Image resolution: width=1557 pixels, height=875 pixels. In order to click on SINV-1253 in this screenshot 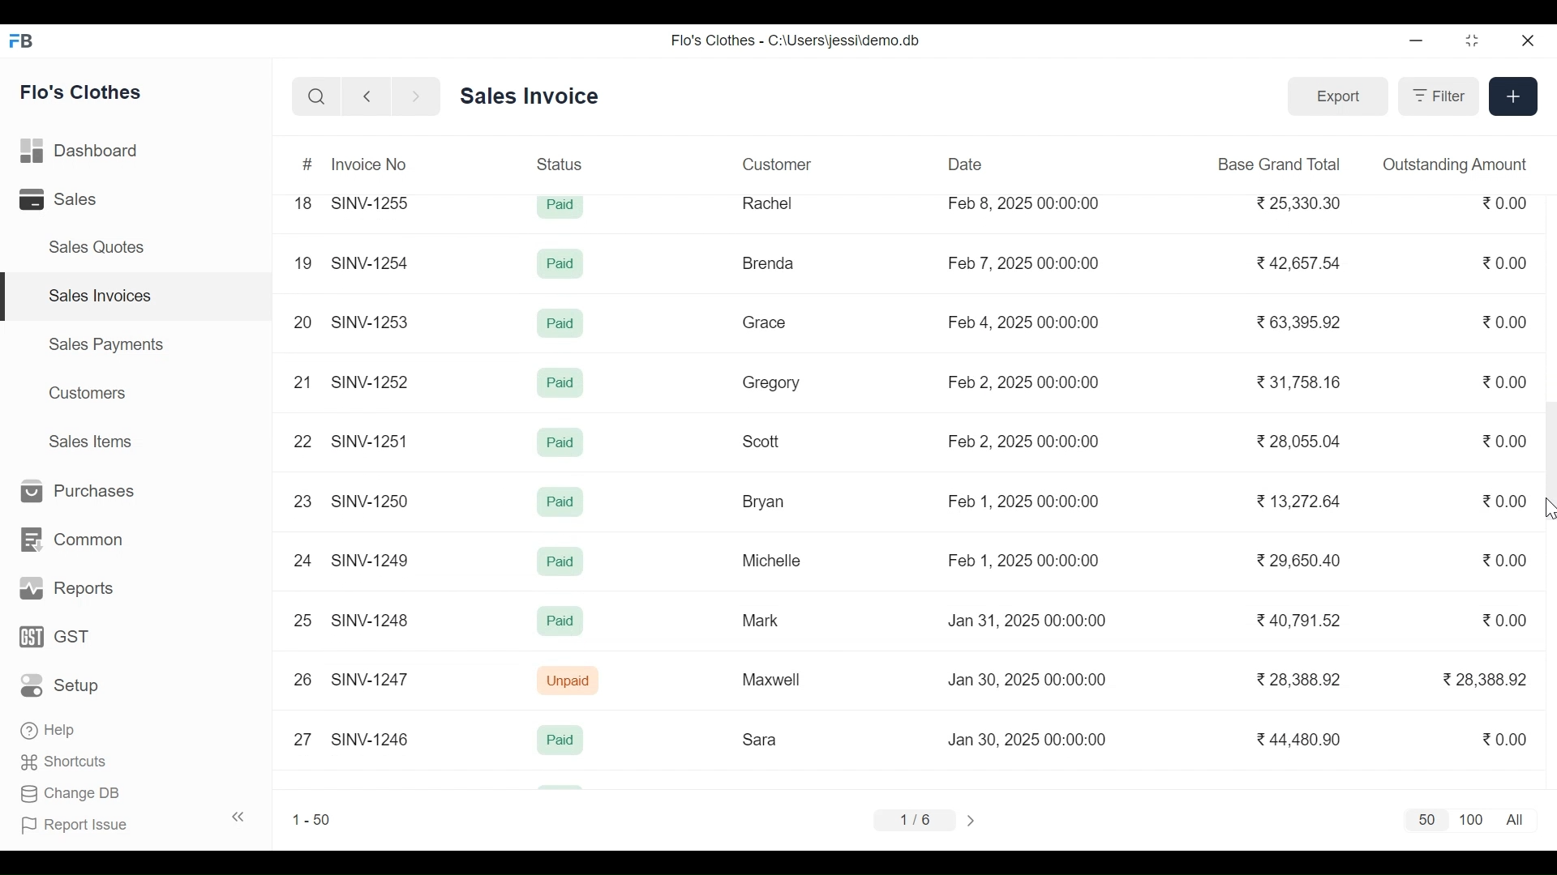, I will do `click(372, 320)`.